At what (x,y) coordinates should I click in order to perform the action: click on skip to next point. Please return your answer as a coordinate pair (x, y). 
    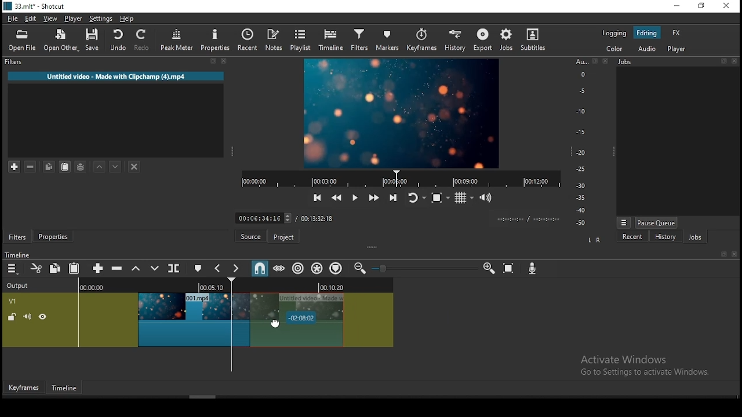
    Looking at the image, I should click on (391, 197).